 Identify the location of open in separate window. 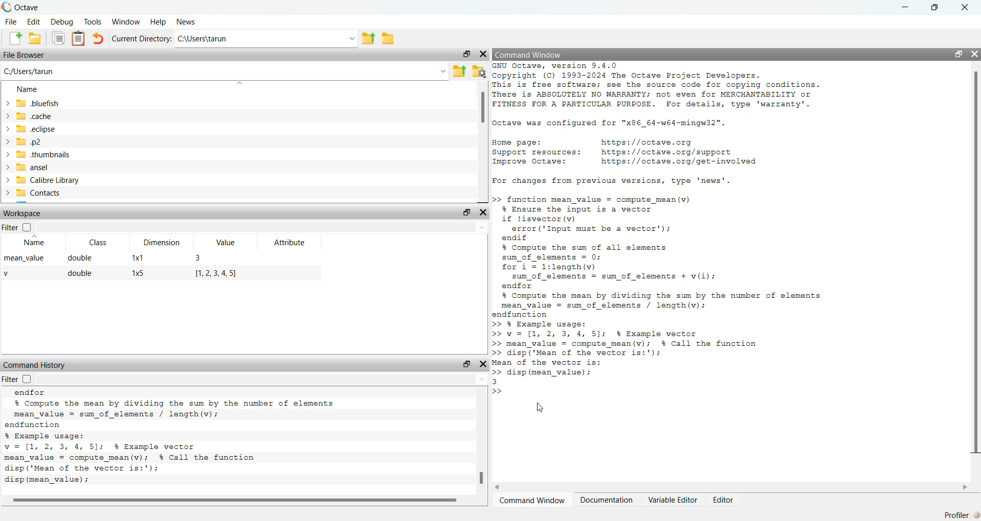
(959, 54).